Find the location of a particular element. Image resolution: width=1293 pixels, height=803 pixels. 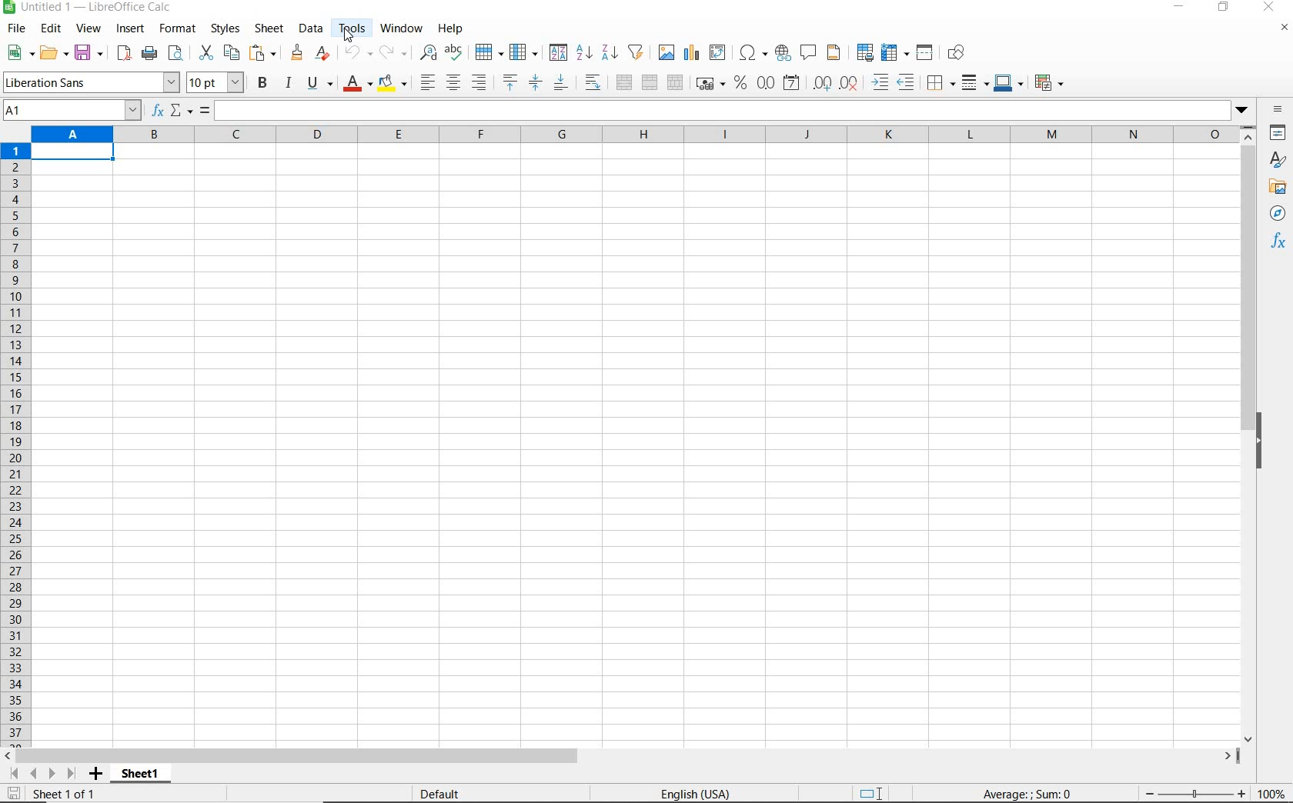

styles is located at coordinates (225, 28).